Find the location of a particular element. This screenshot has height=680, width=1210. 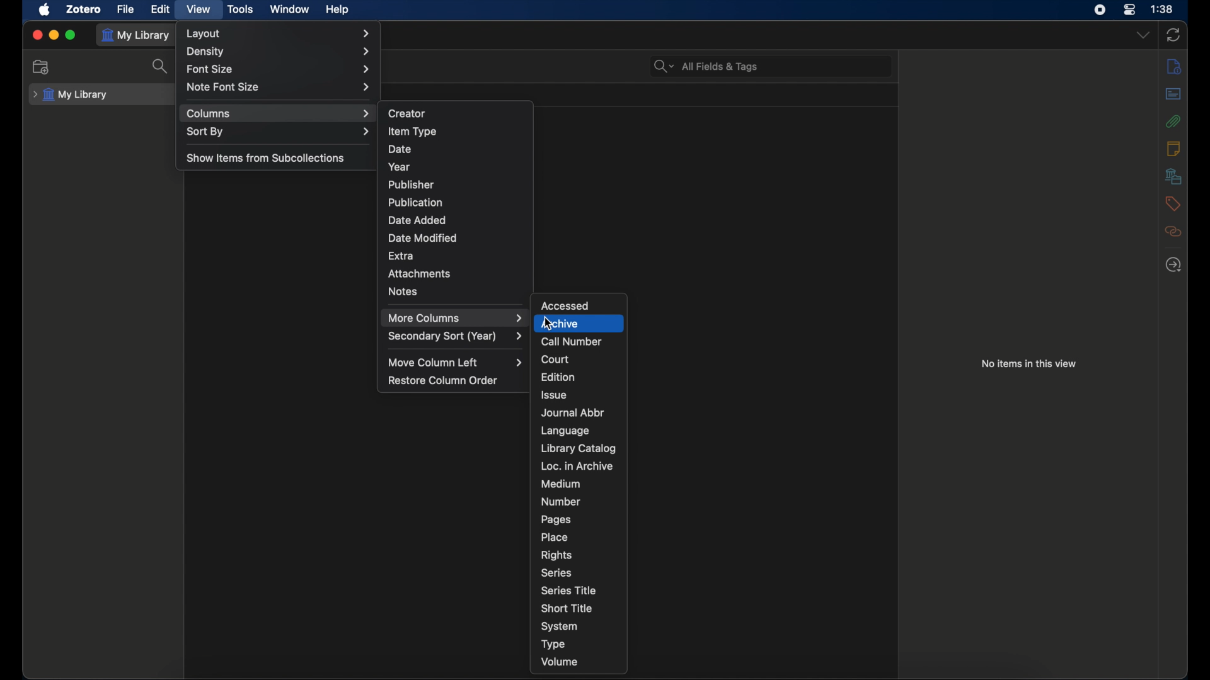

sort by is located at coordinates (279, 132).